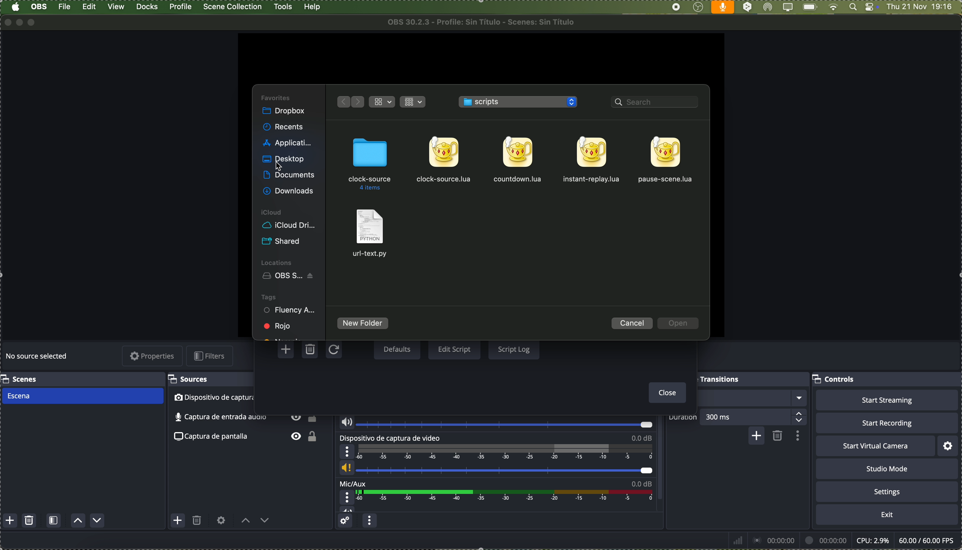 The height and width of the screenshot is (550, 962). I want to click on remove selected scene, so click(30, 521).